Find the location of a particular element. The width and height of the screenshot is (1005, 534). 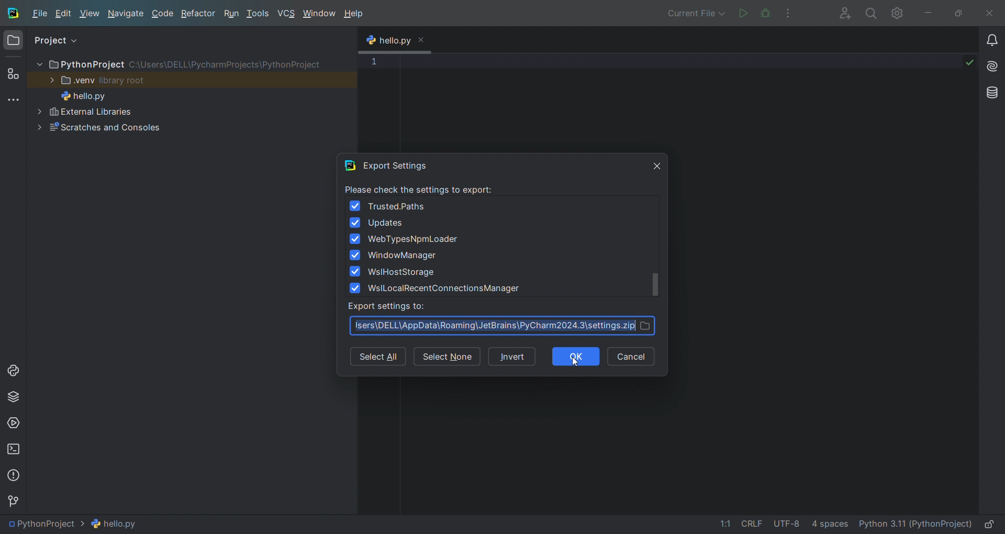

python package is located at coordinates (13, 399).